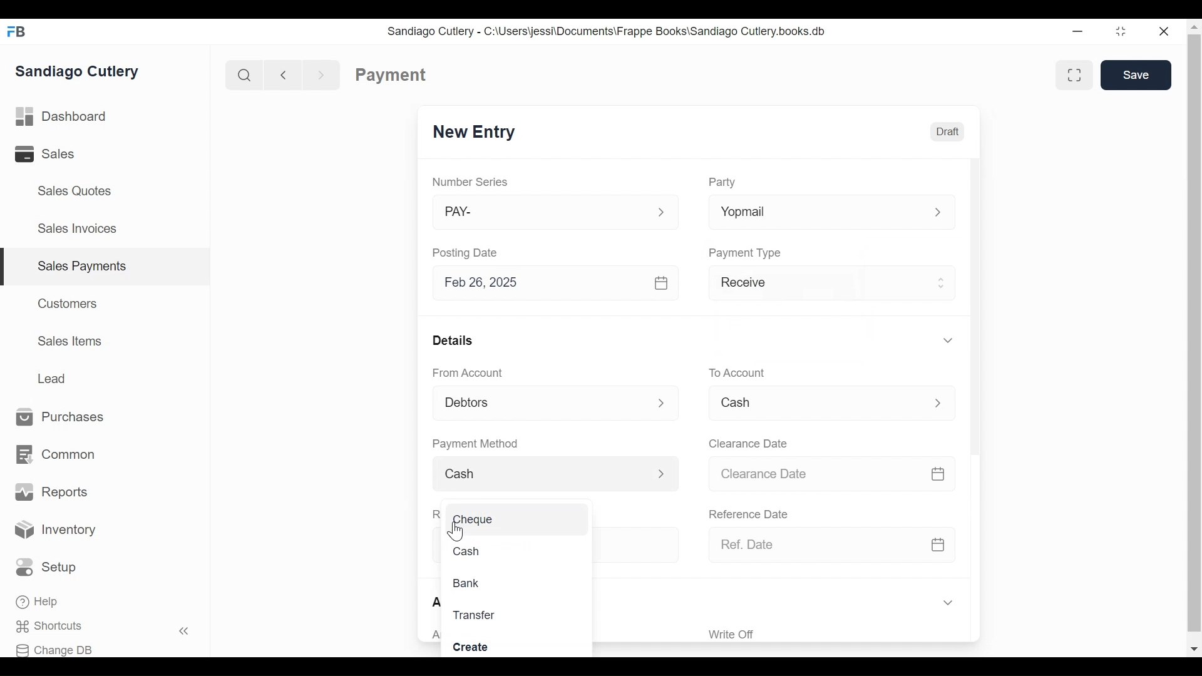 The height and width of the screenshot is (676, 1202). What do you see at coordinates (748, 513) in the screenshot?
I see `Reference Date` at bounding box center [748, 513].